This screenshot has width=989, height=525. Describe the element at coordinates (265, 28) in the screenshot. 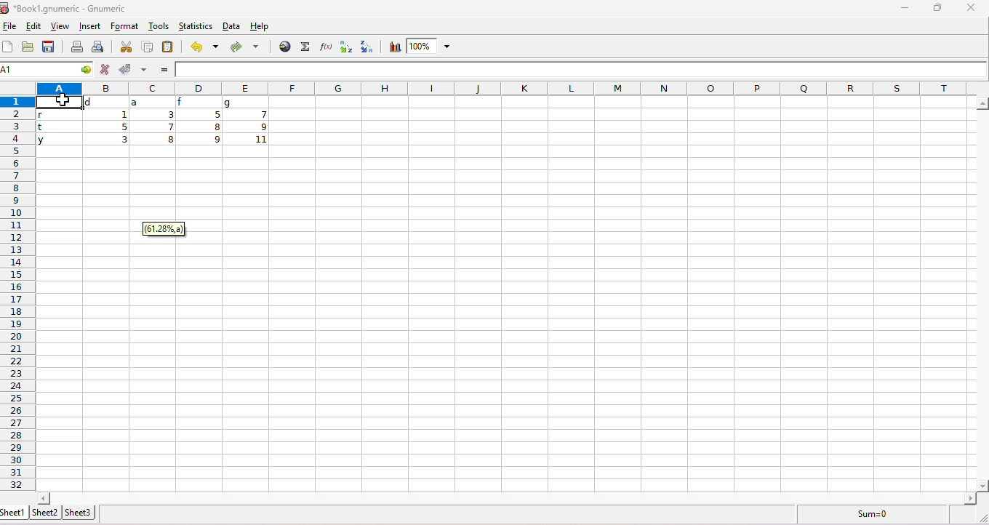

I see `help` at that location.